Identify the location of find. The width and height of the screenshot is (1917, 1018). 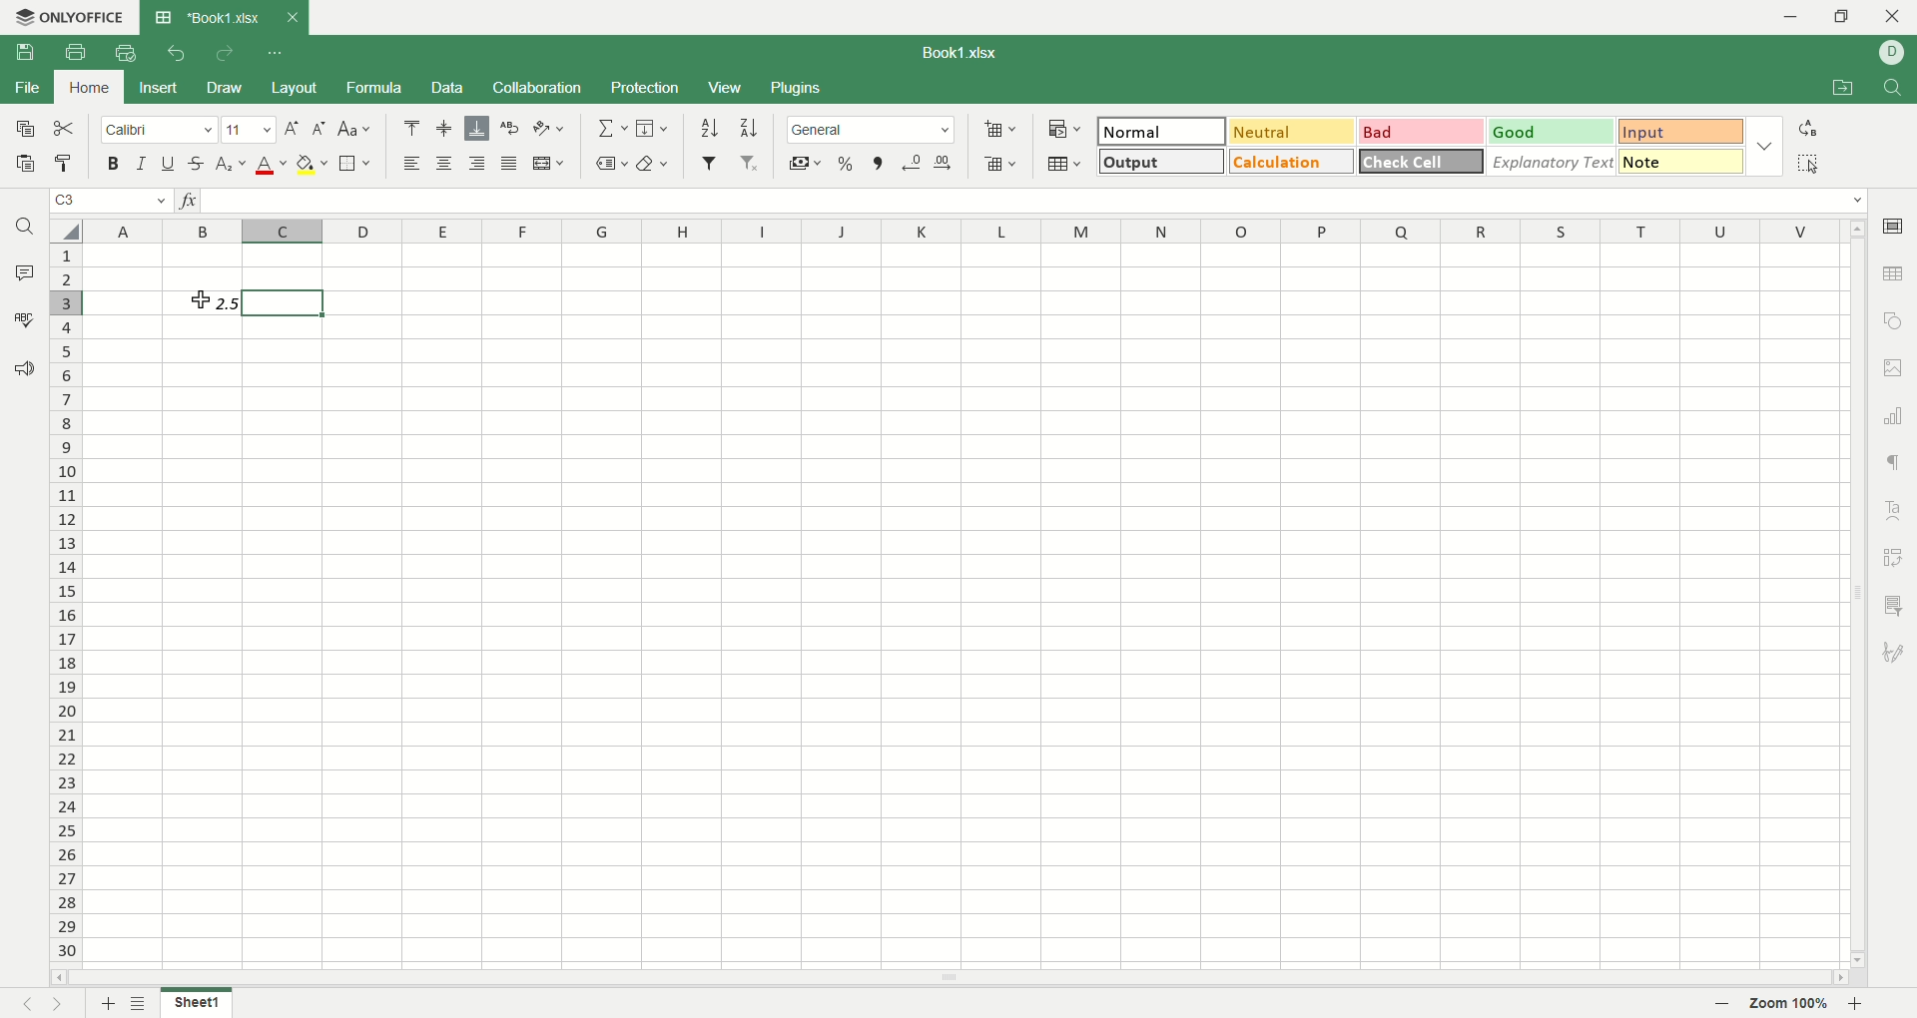
(23, 226).